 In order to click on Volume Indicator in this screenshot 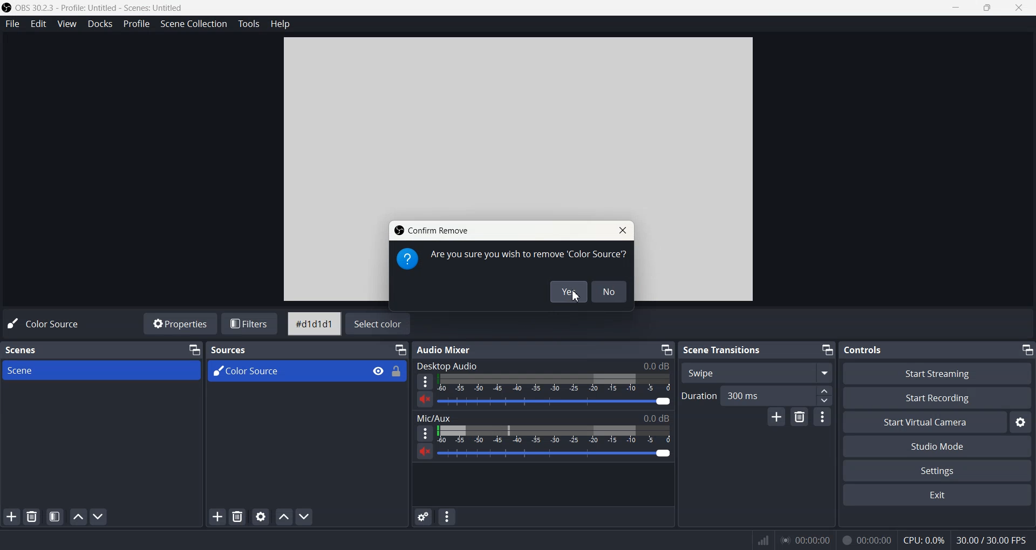, I will do `click(554, 382)`.